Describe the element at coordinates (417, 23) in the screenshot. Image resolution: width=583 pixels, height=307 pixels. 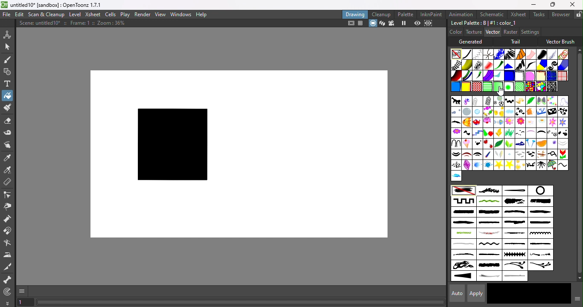
I see `Preview` at that location.